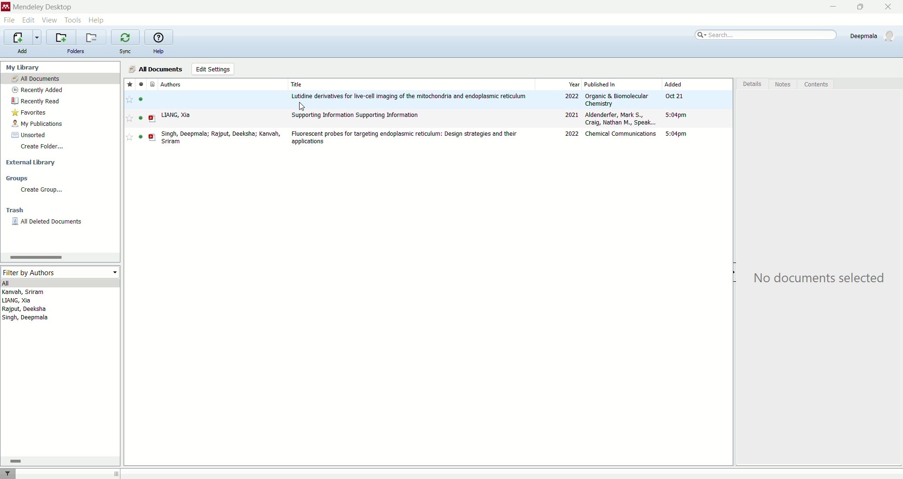 Image resolution: width=903 pixels, height=479 pixels. What do you see at coordinates (129, 100) in the screenshot?
I see `favourite` at bounding box center [129, 100].